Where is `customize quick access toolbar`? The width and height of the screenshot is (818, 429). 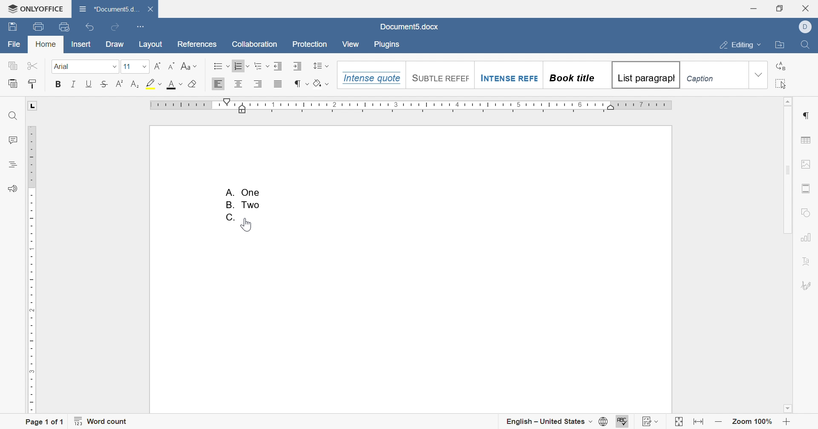 customize quick access toolbar is located at coordinates (142, 27).